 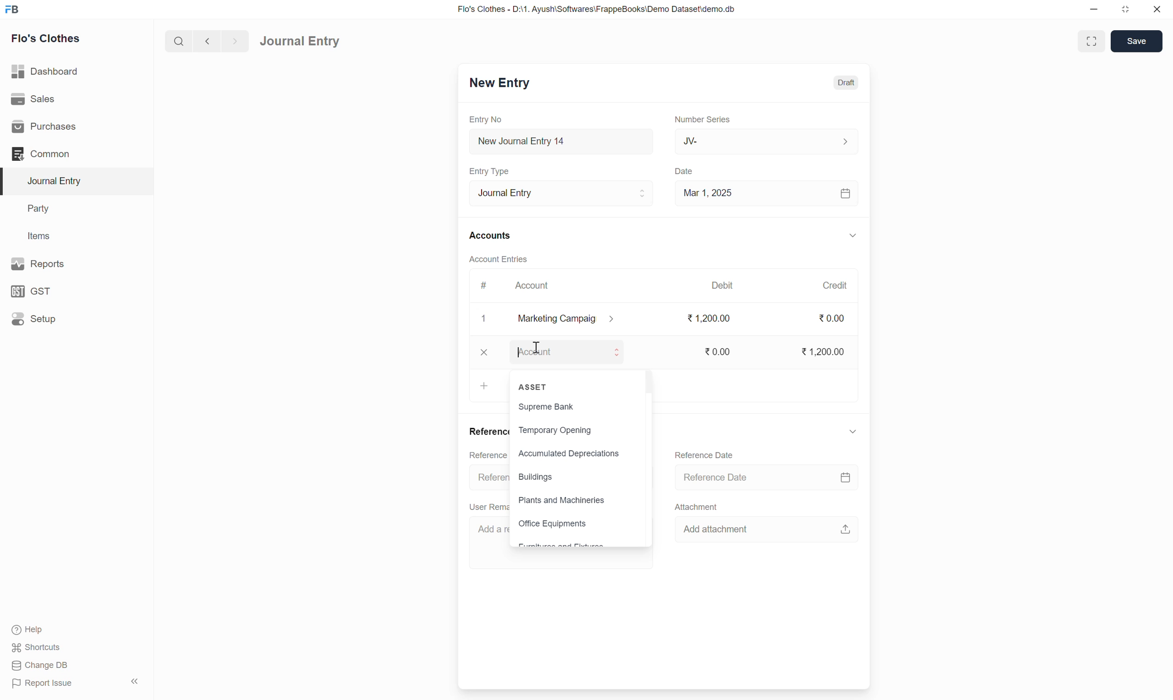 I want to click on Temporary Opening, so click(x=556, y=431).